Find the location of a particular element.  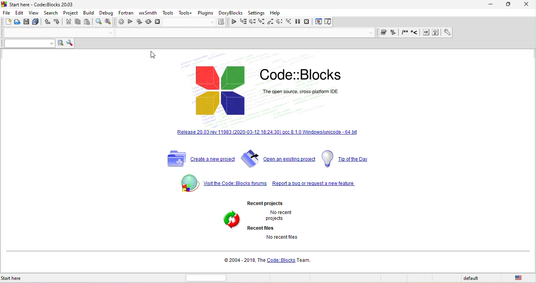

break debugger is located at coordinates (298, 22).